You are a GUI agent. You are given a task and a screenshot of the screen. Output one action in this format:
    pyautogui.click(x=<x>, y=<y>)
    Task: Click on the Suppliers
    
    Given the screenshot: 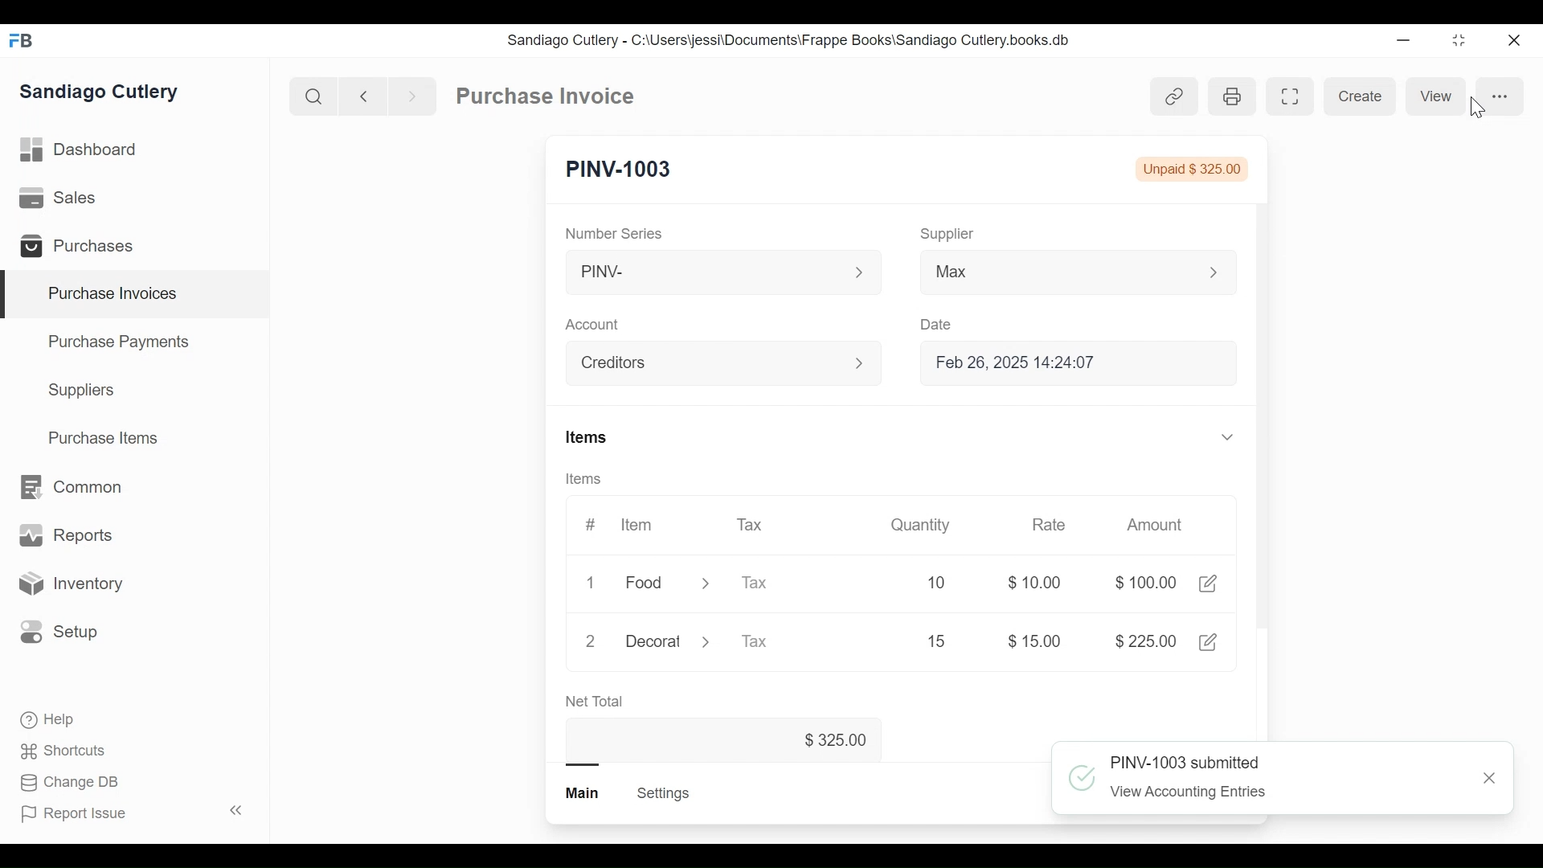 What is the action you would take?
    pyautogui.click(x=82, y=391)
    